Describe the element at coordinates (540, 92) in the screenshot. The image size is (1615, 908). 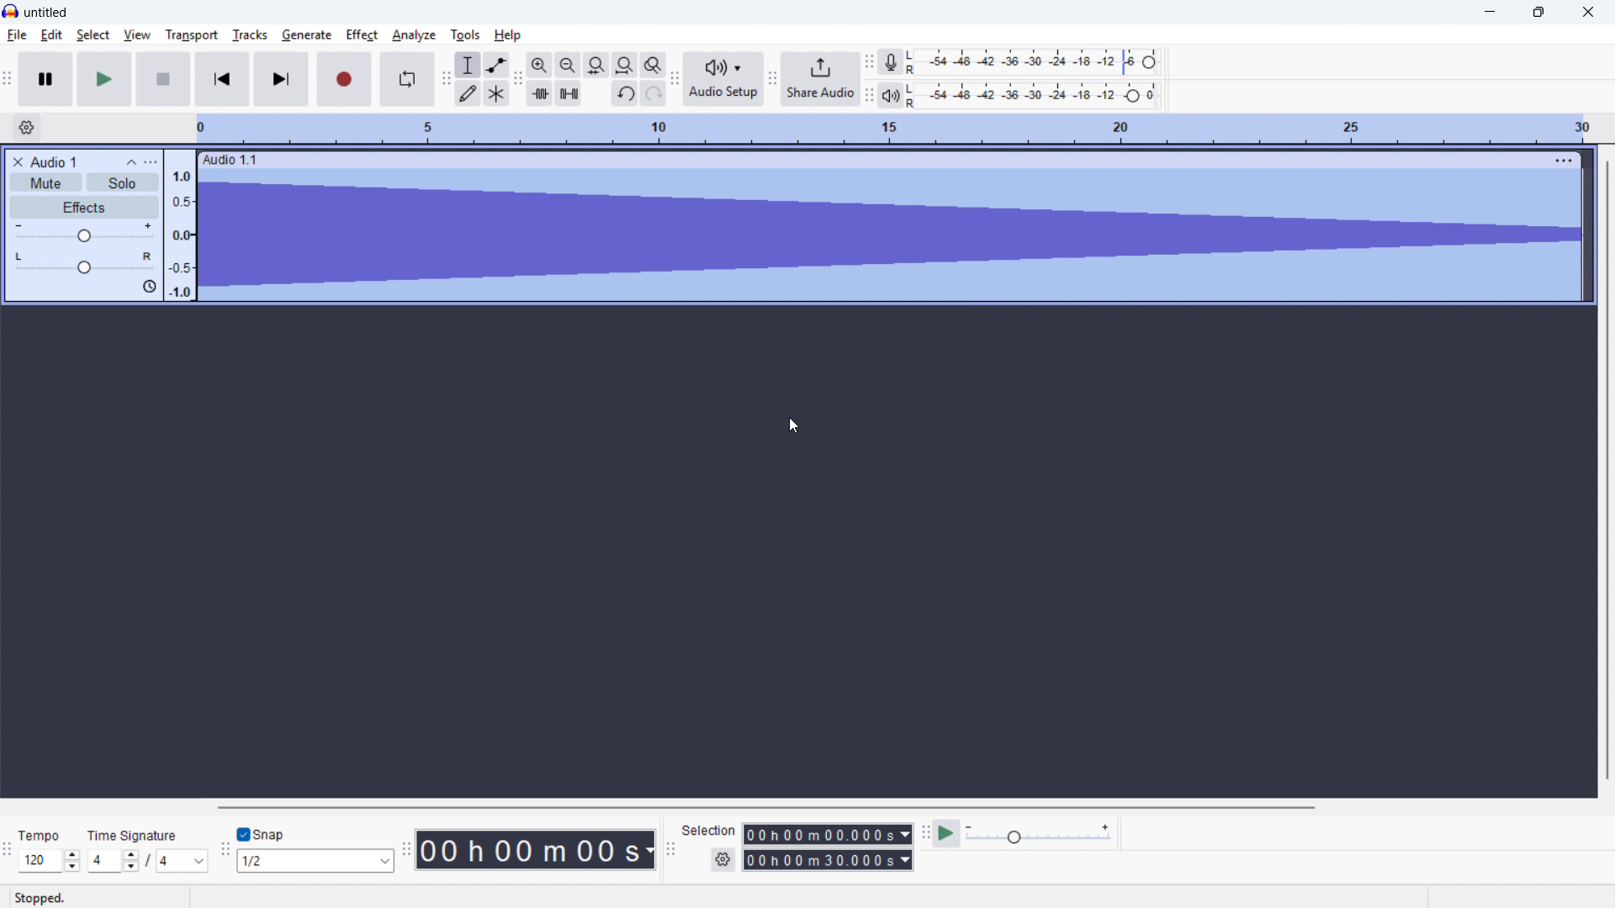
I see `Trim audio outside selection ` at that location.